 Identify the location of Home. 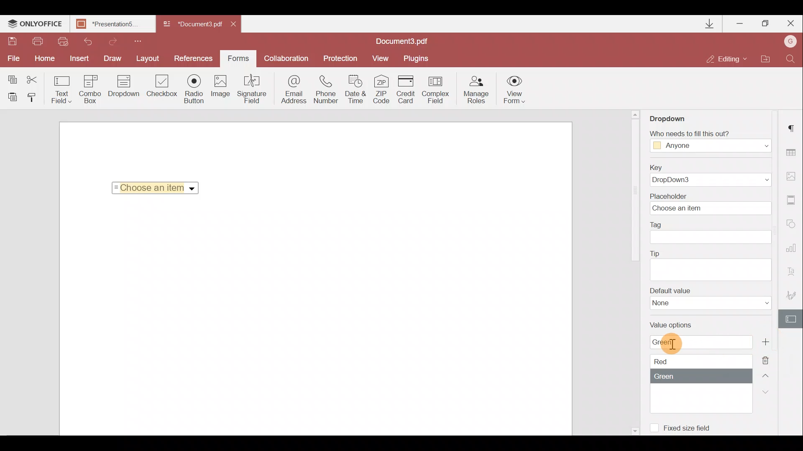
(47, 59).